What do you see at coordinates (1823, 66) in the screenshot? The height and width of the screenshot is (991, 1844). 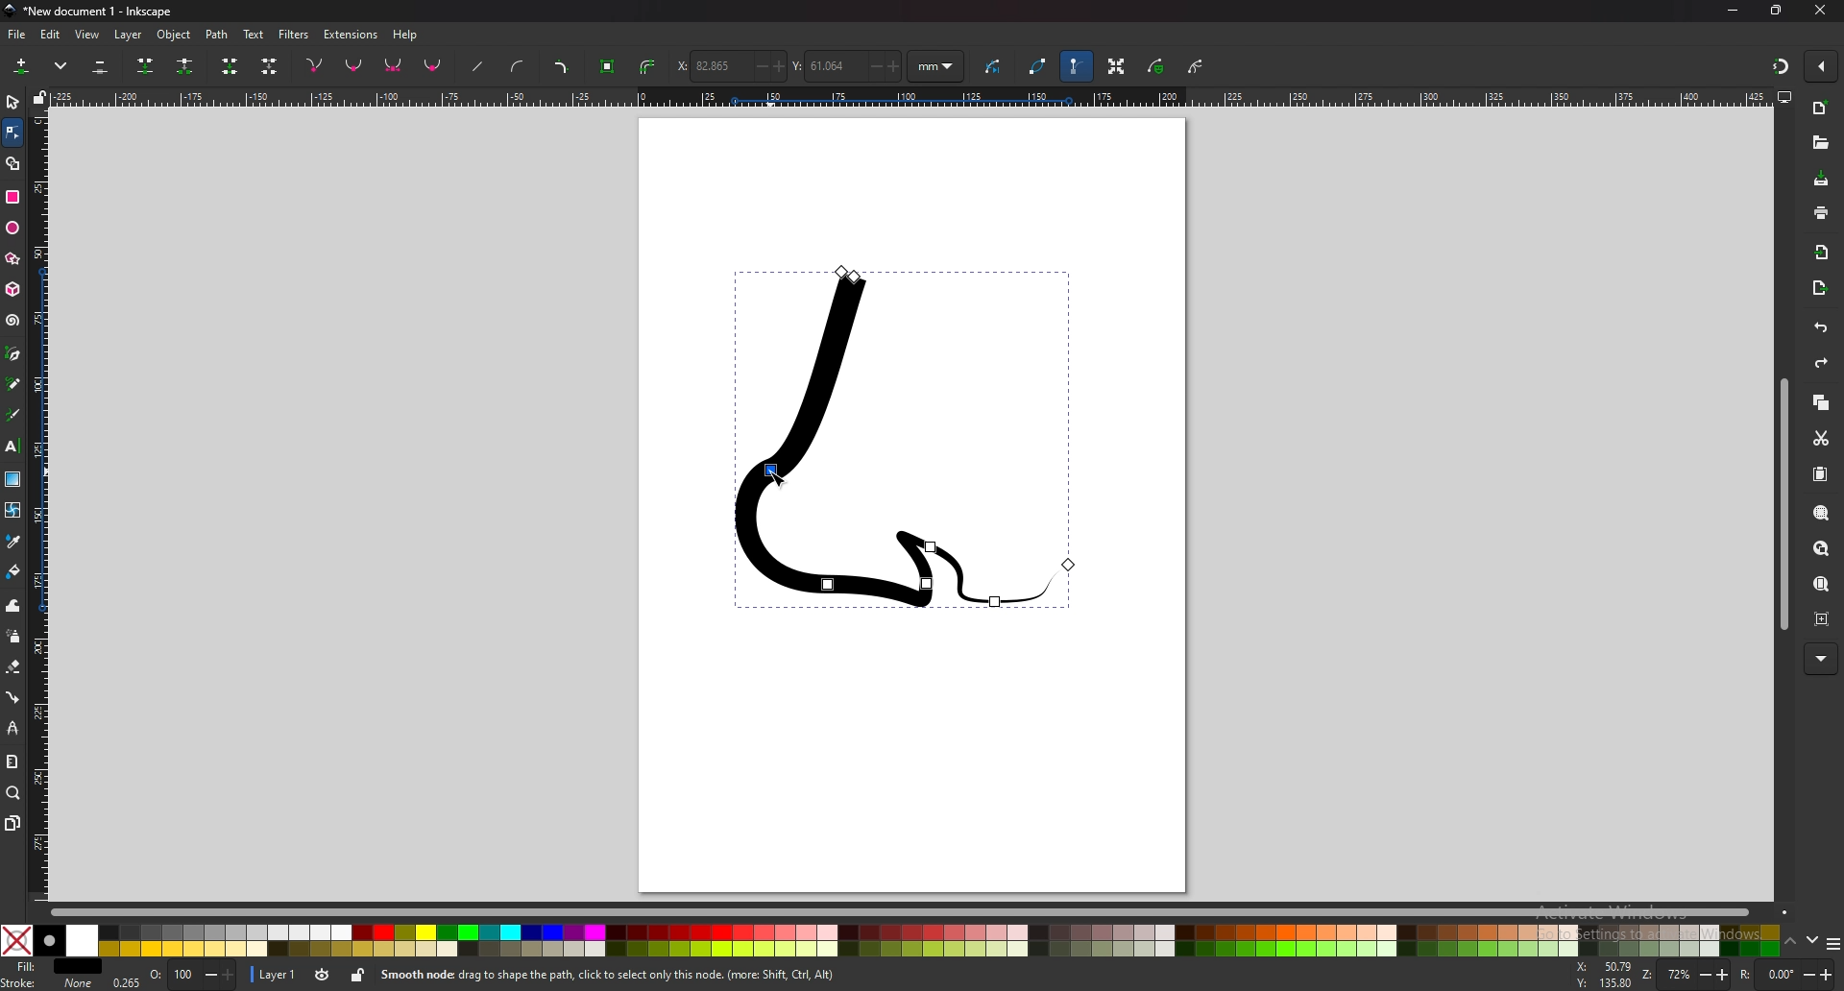 I see `enable snapping` at bounding box center [1823, 66].